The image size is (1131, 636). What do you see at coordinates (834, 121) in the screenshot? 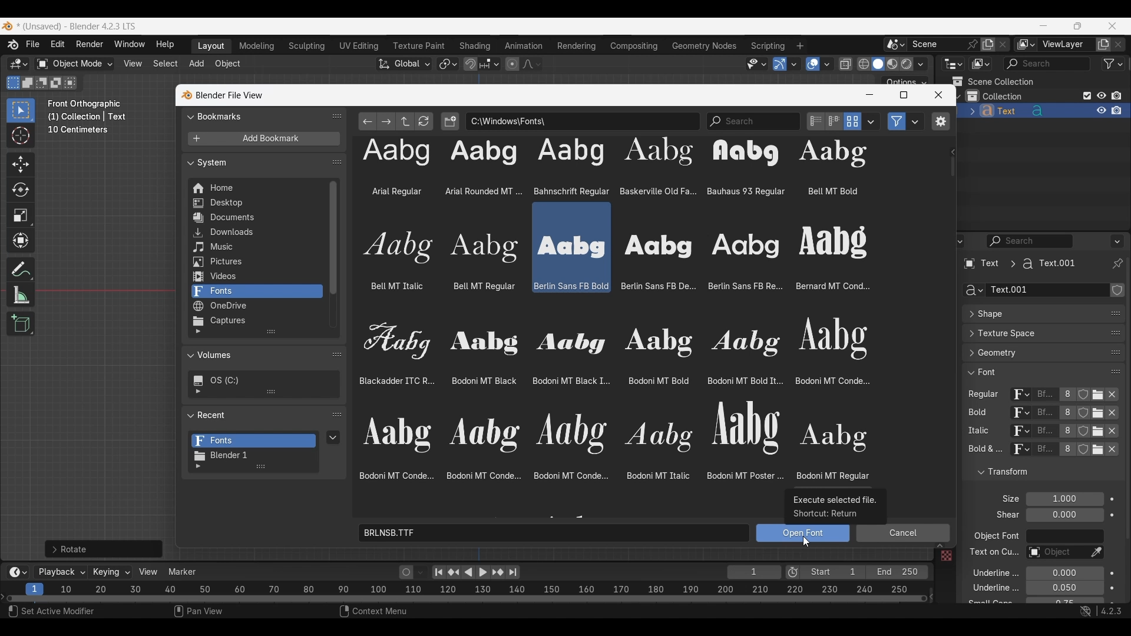
I see `Display settings, horizontal list` at bounding box center [834, 121].